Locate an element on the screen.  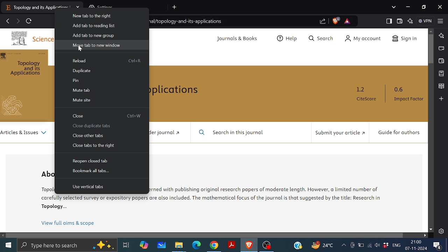
Reload is located at coordinates (29, 21).